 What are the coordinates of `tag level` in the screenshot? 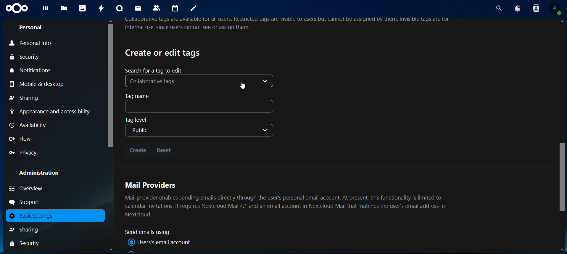 It's located at (142, 119).